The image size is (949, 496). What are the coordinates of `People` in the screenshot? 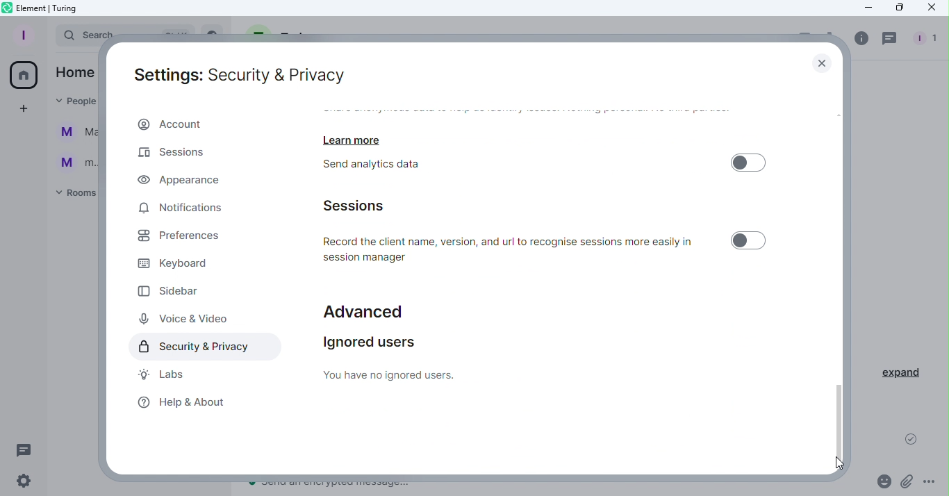 It's located at (70, 101).